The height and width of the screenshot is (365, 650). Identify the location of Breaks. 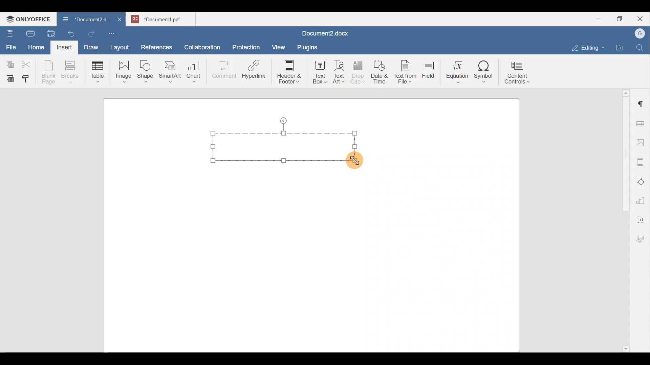
(70, 72).